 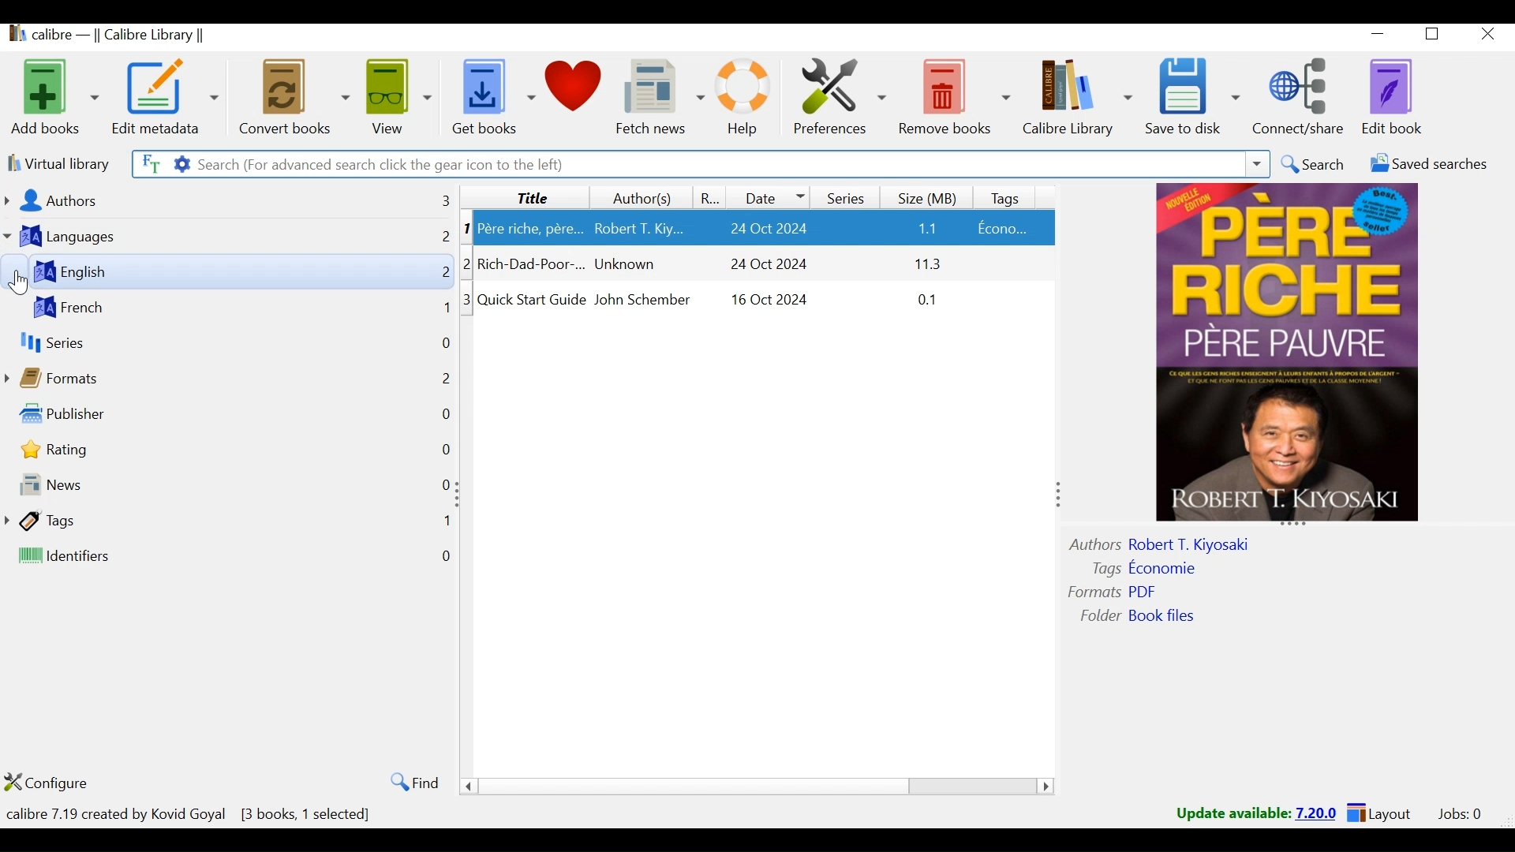 I want to click on Calibre logo, so click(x=13, y=36).